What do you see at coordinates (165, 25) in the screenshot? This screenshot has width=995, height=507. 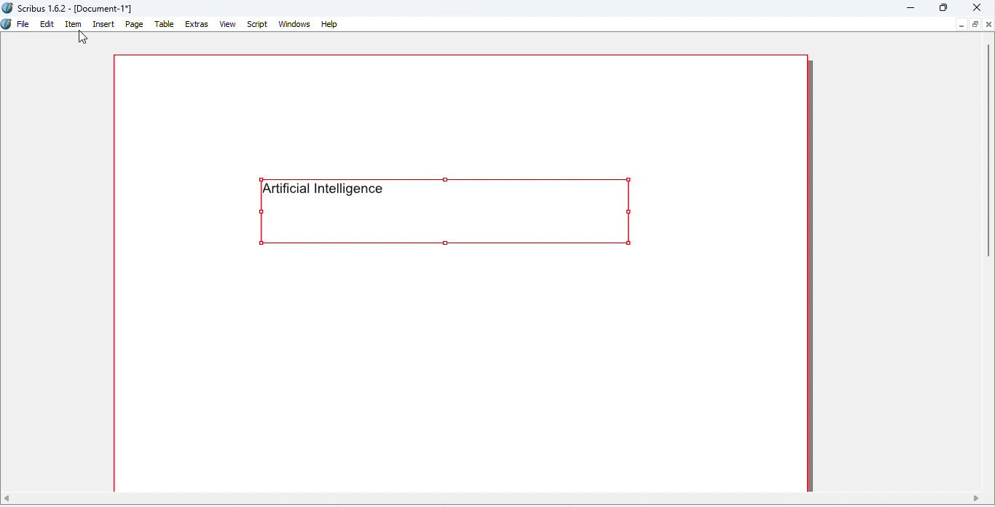 I see `Table` at bounding box center [165, 25].